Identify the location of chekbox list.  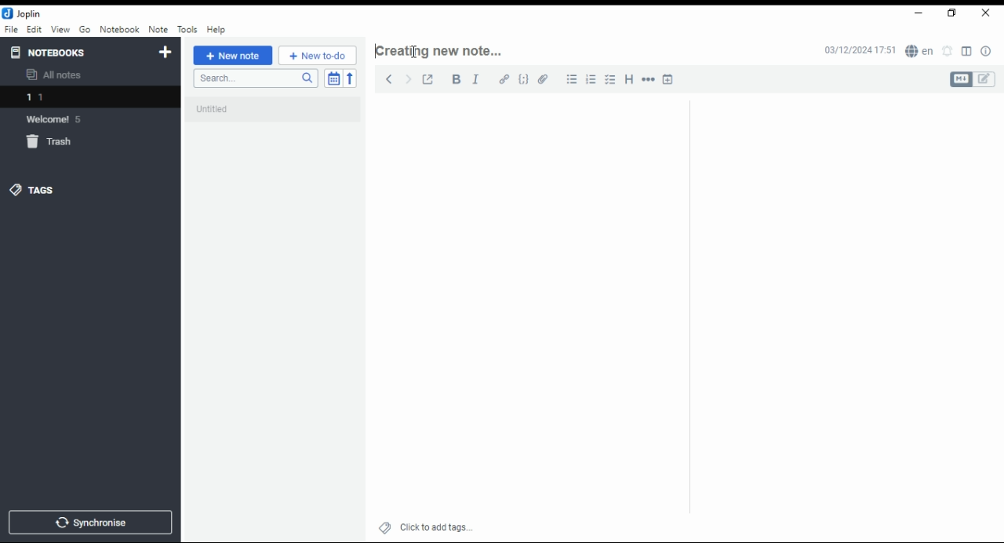
(611, 79).